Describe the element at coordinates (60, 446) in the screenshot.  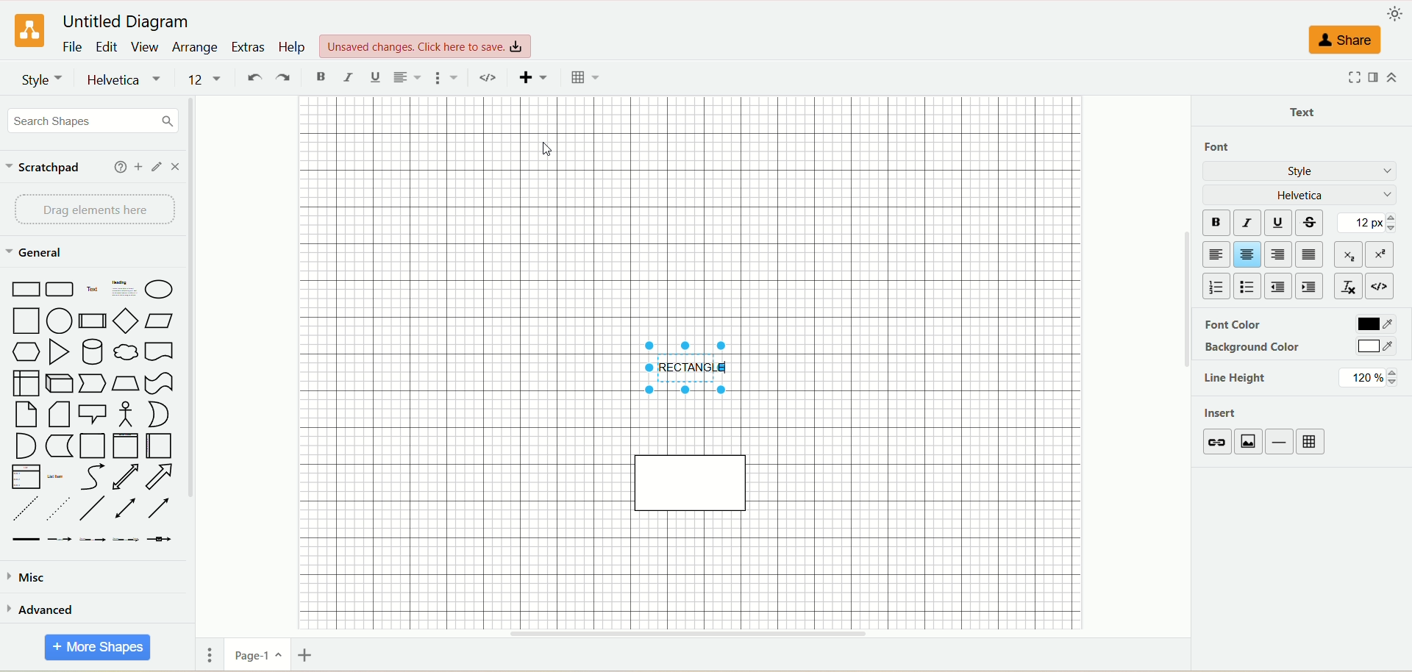
I see `storage` at that location.